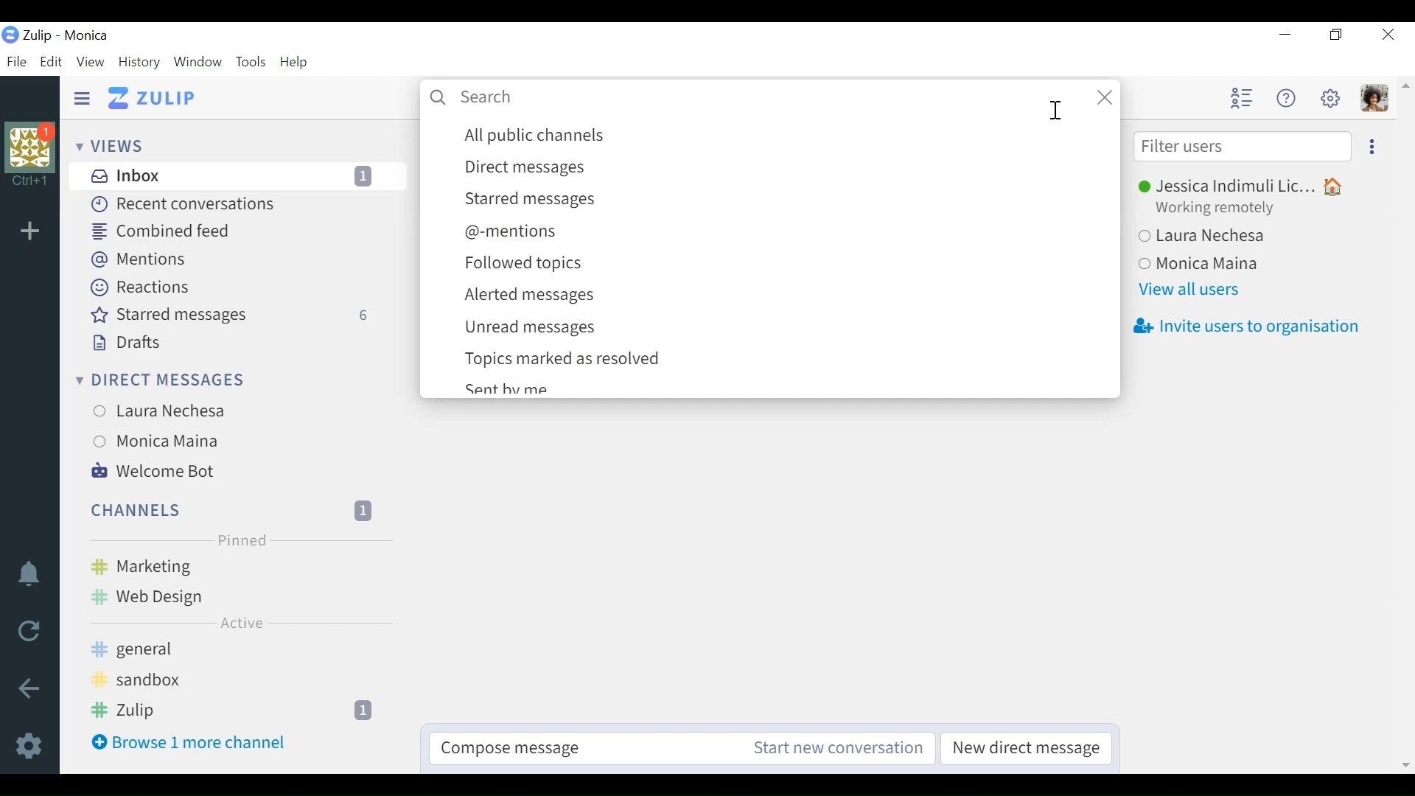 This screenshot has height=796, width=1415. What do you see at coordinates (34, 236) in the screenshot?
I see `add organisation` at bounding box center [34, 236].